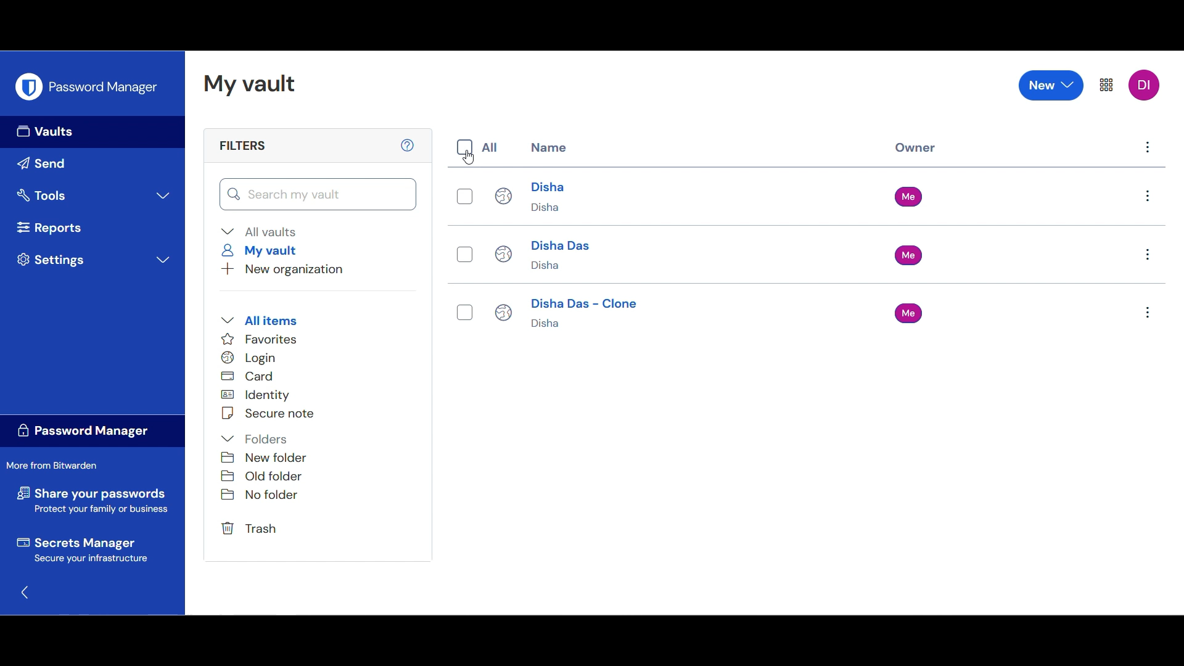 The height and width of the screenshot is (666, 1184). What do you see at coordinates (909, 255) in the screenshot?
I see `Me` at bounding box center [909, 255].